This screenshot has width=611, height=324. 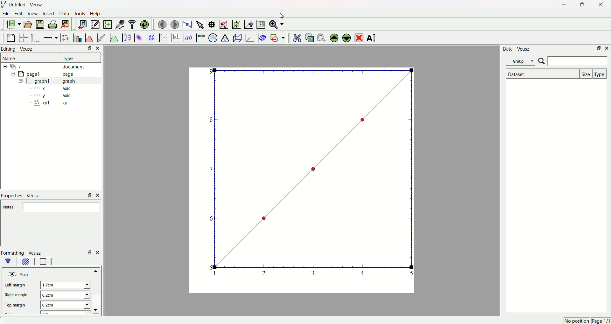 What do you see at coordinates (97, 14) in the screenshot?
I see `Help` at bounding box center [97, 14].